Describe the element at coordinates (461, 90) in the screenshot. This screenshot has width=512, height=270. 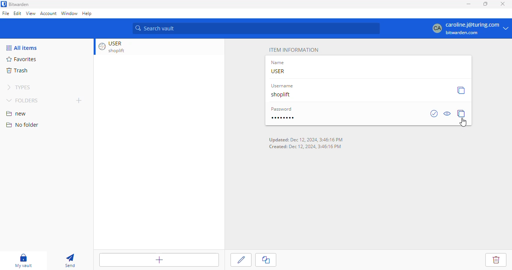
I see `copy username` at that location.